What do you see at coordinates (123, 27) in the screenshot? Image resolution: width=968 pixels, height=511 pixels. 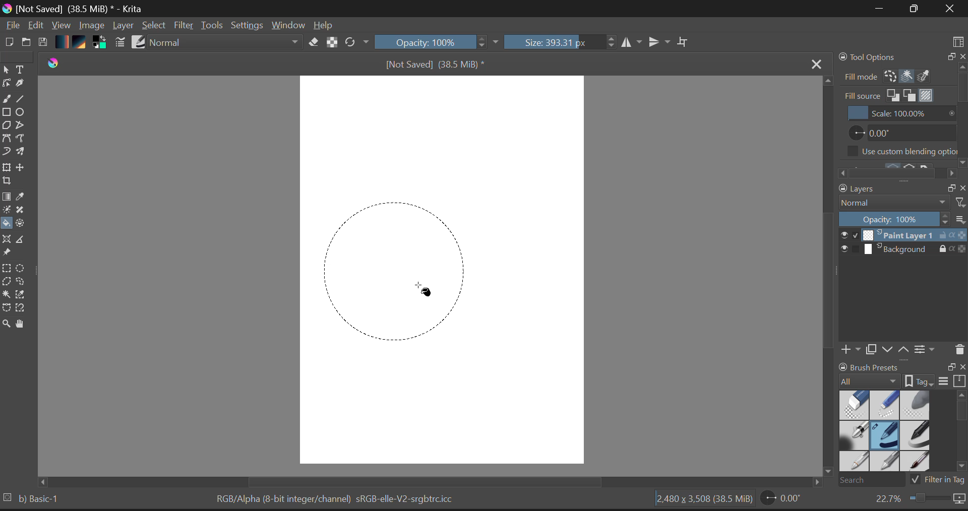 I see `Layer` at bounding box center [123, 27].